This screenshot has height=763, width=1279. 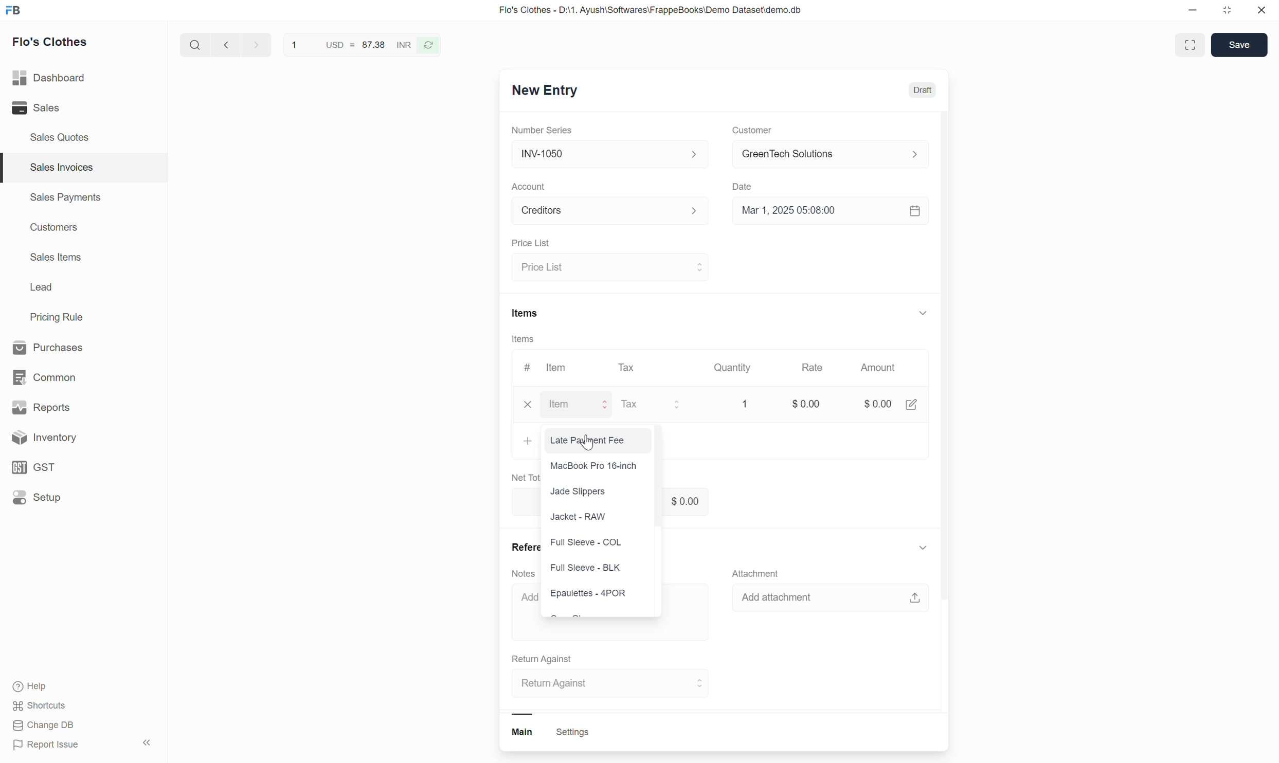 I want to click on Rate, so click(x=814, y=369).